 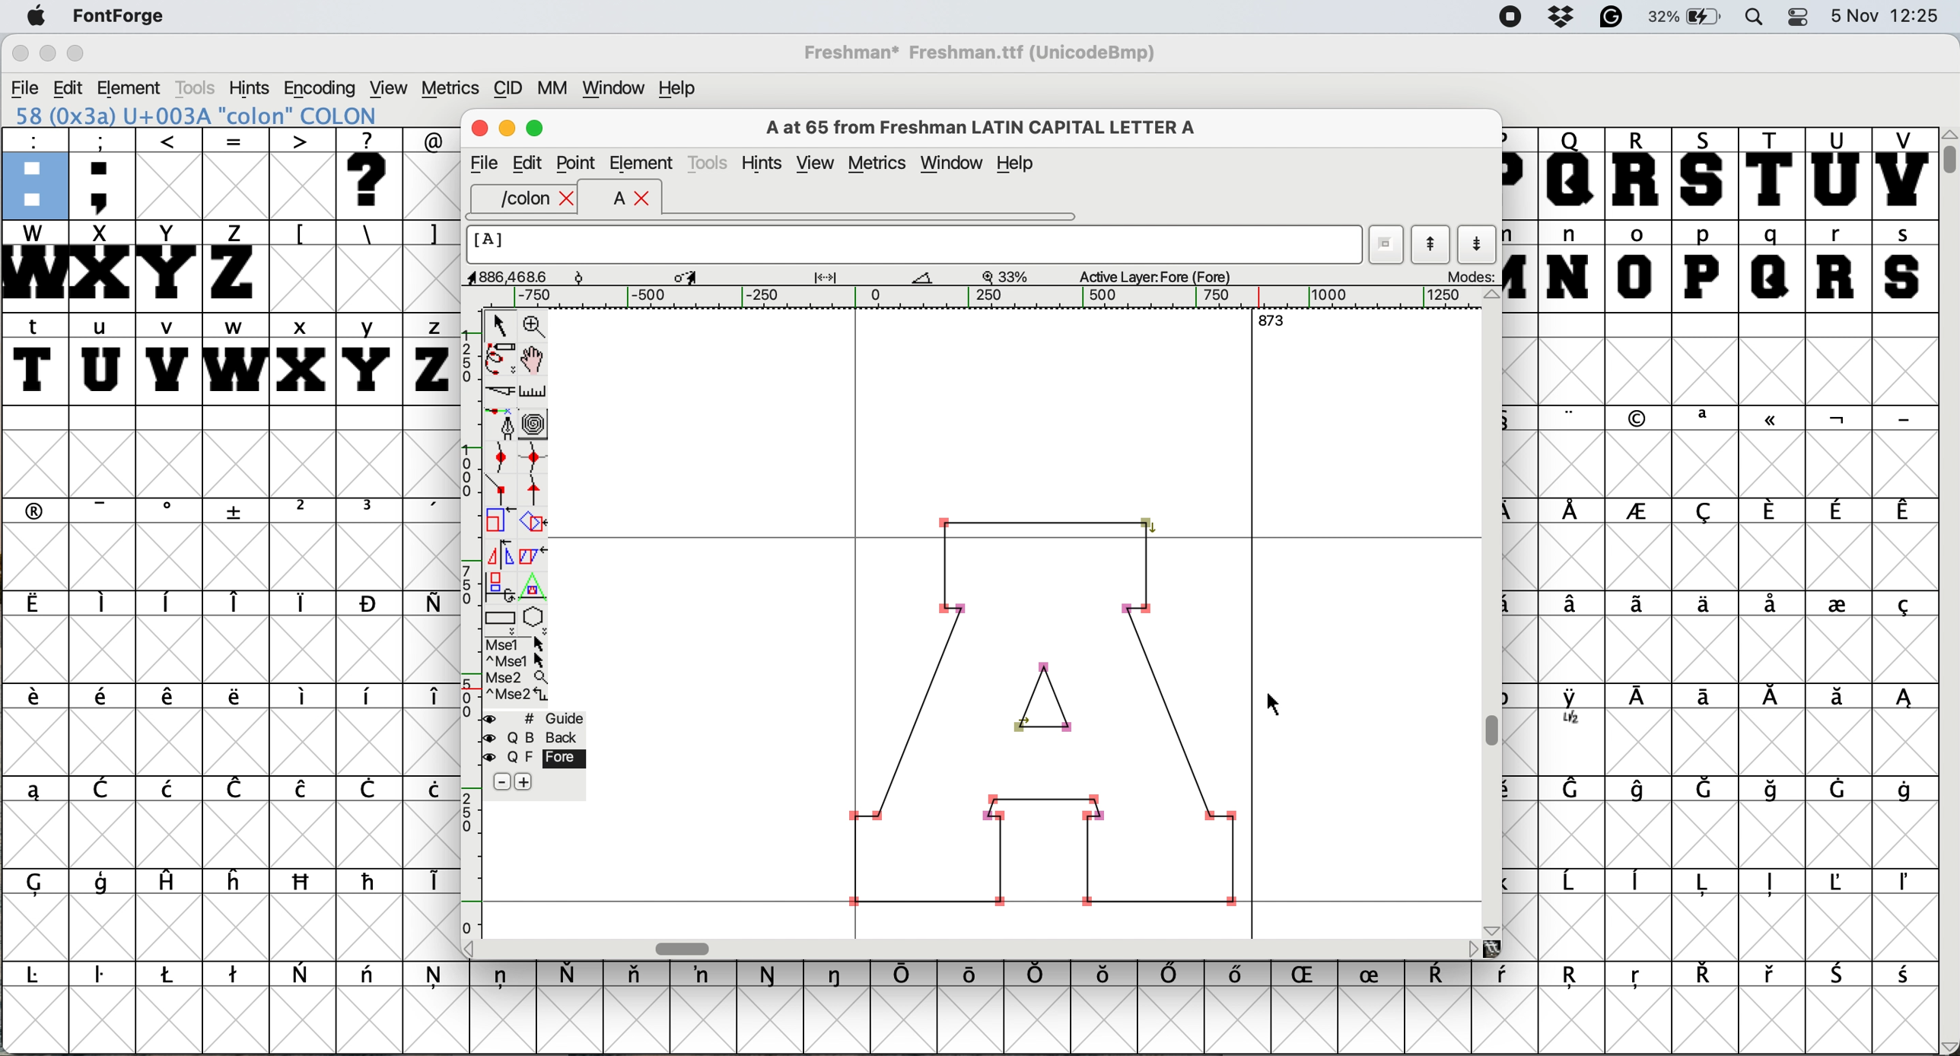 What do you see at coordinates (167, 883) in the screenshot?
I see `symbol` at bounding box center [167, 883].